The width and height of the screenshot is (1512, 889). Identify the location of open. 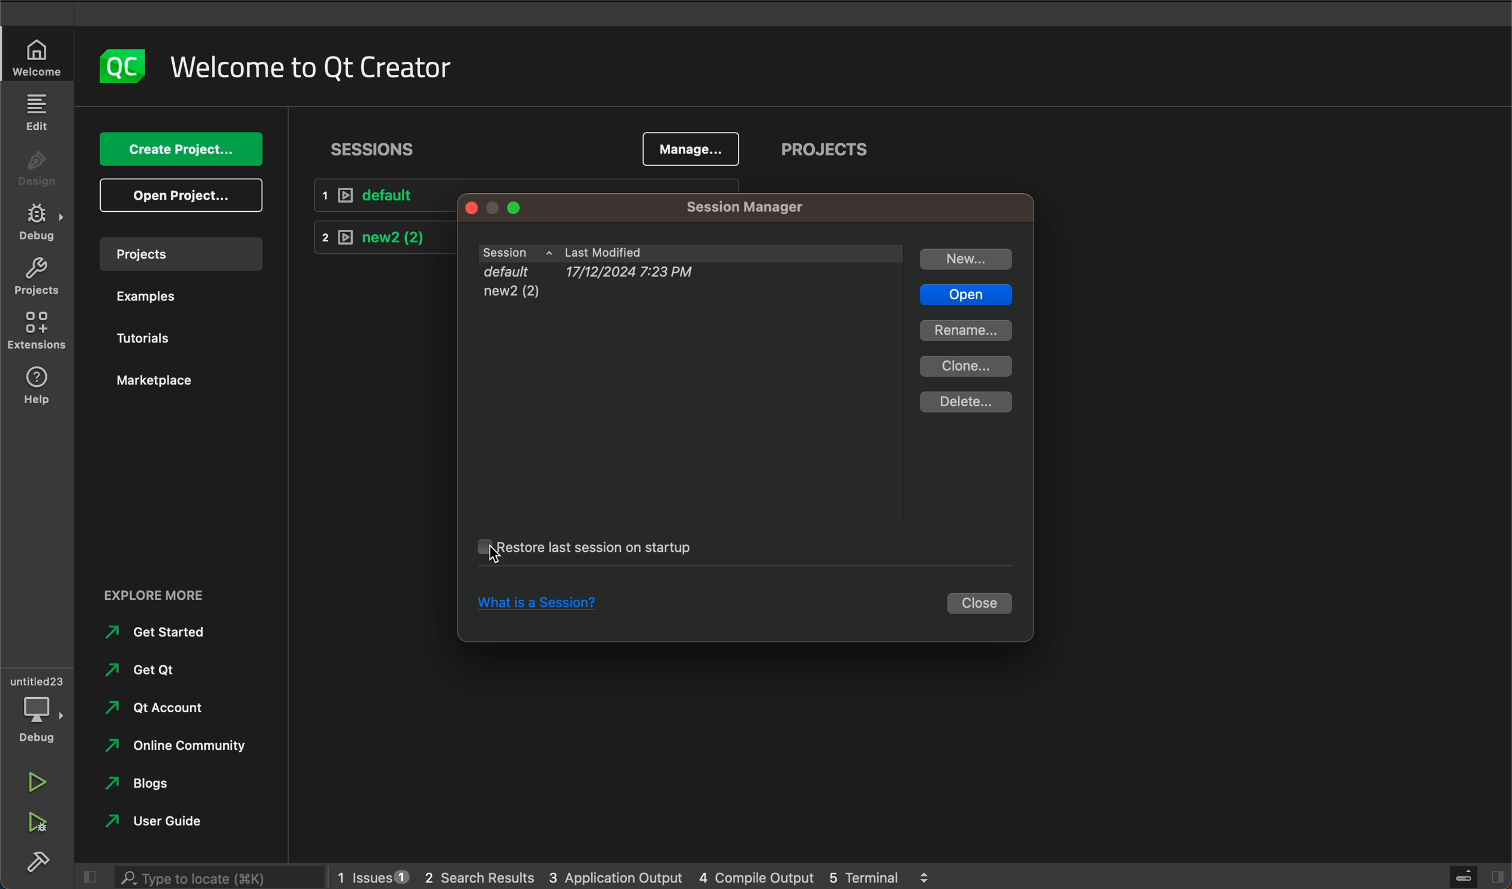
(179, 194).